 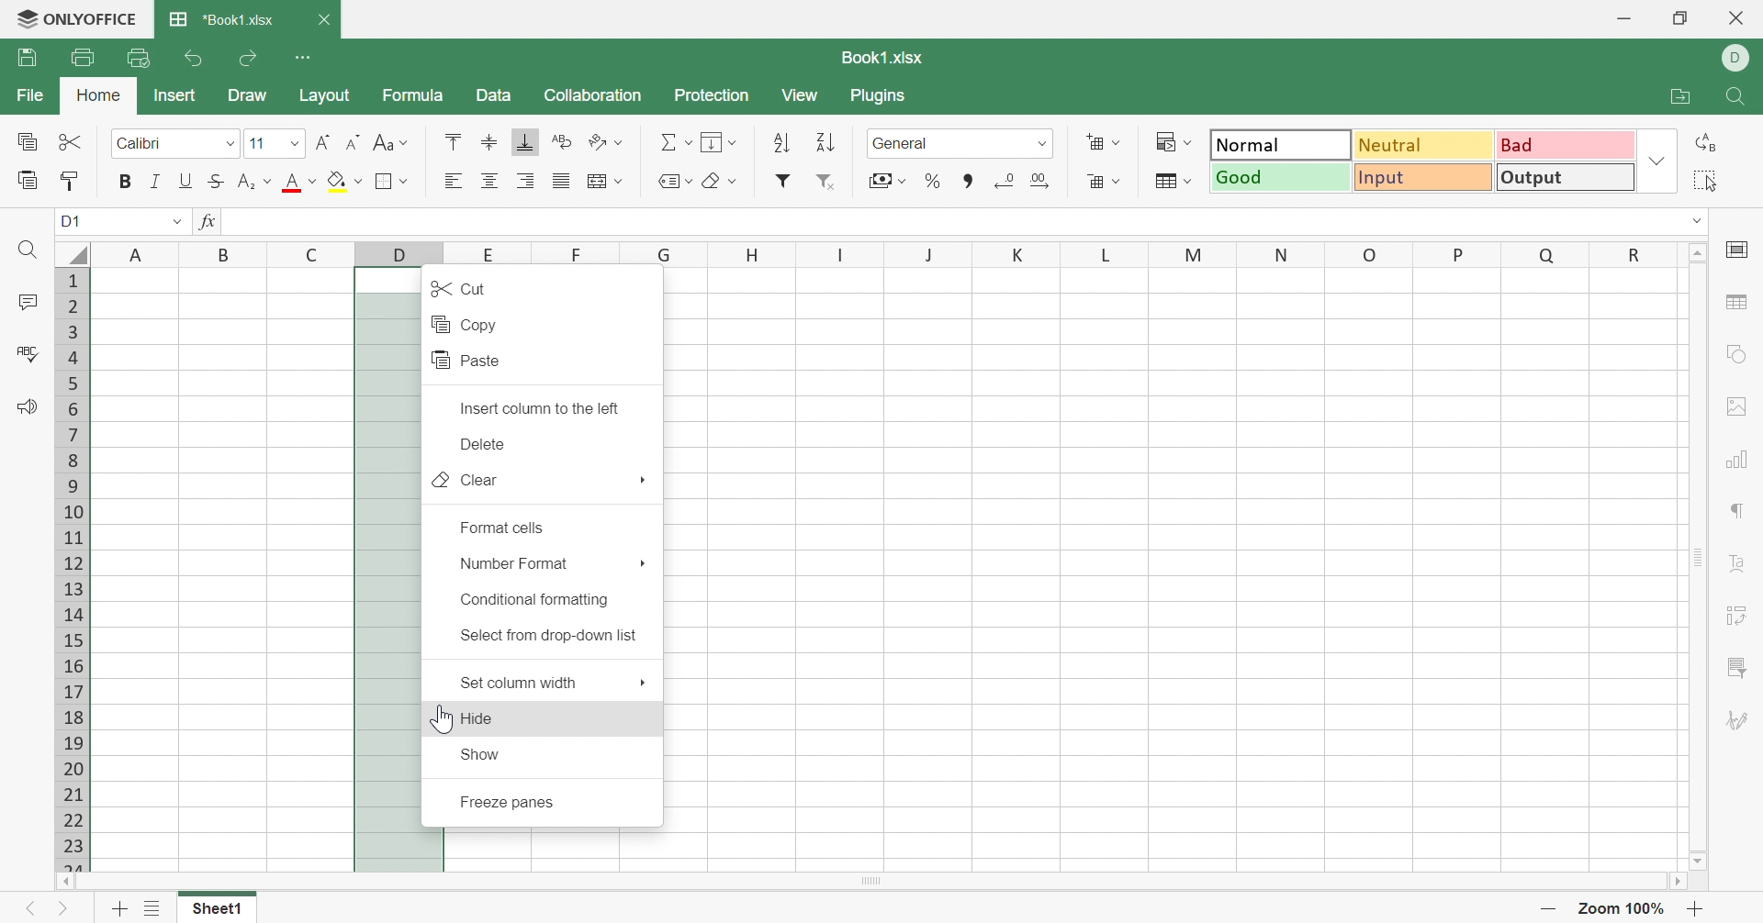 I want to click on Row names, so click(x=70, y=566).